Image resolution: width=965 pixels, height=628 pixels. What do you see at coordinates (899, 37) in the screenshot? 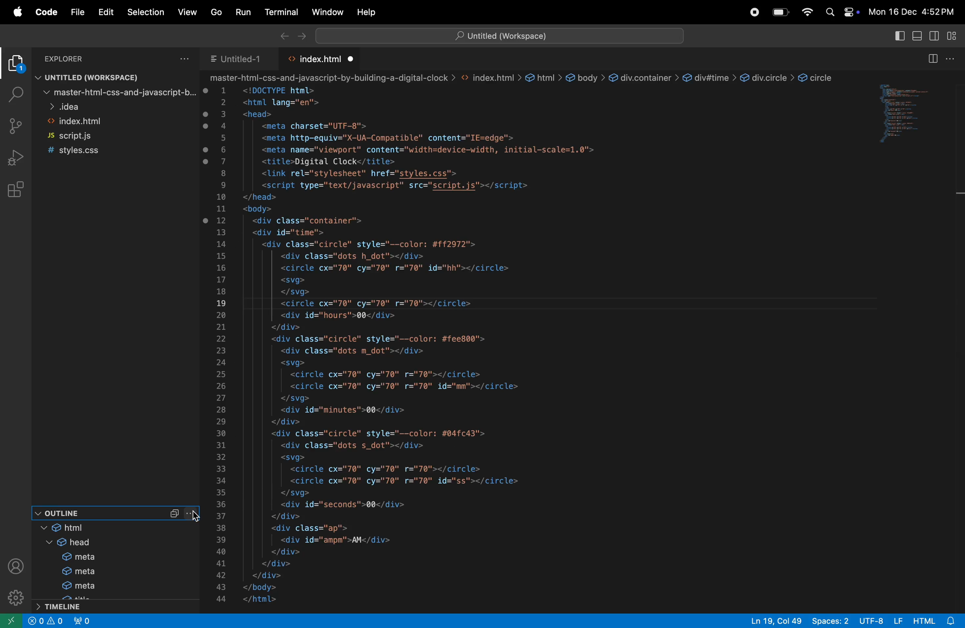
I see `toggle primary side bar` at bounding box center [899, 37].